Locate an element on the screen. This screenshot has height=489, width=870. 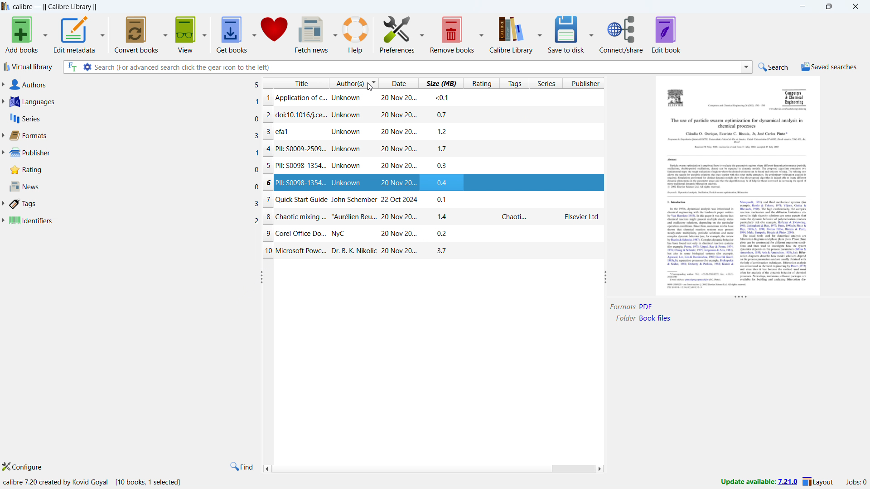
scroll right is located at coordinates (600, 468).